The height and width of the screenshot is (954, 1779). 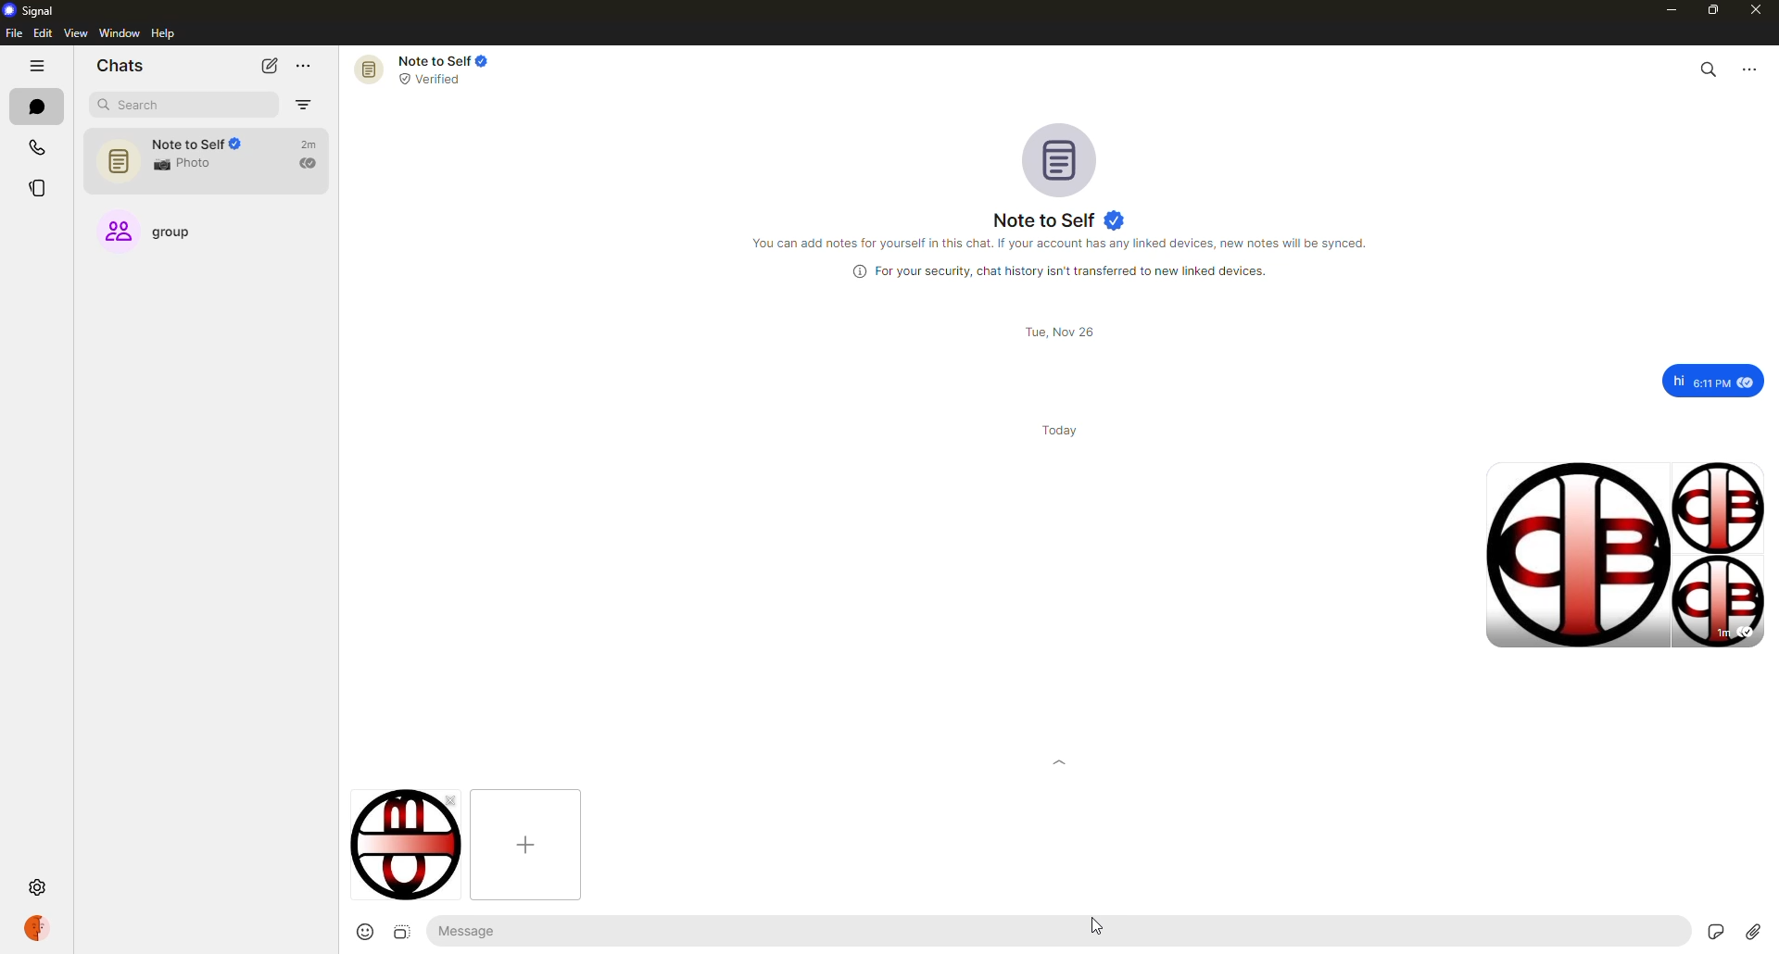 What do you see at coordinates (1664, 9) in the screenshot?
I see `minimize` at bounding box center [1664, 9].